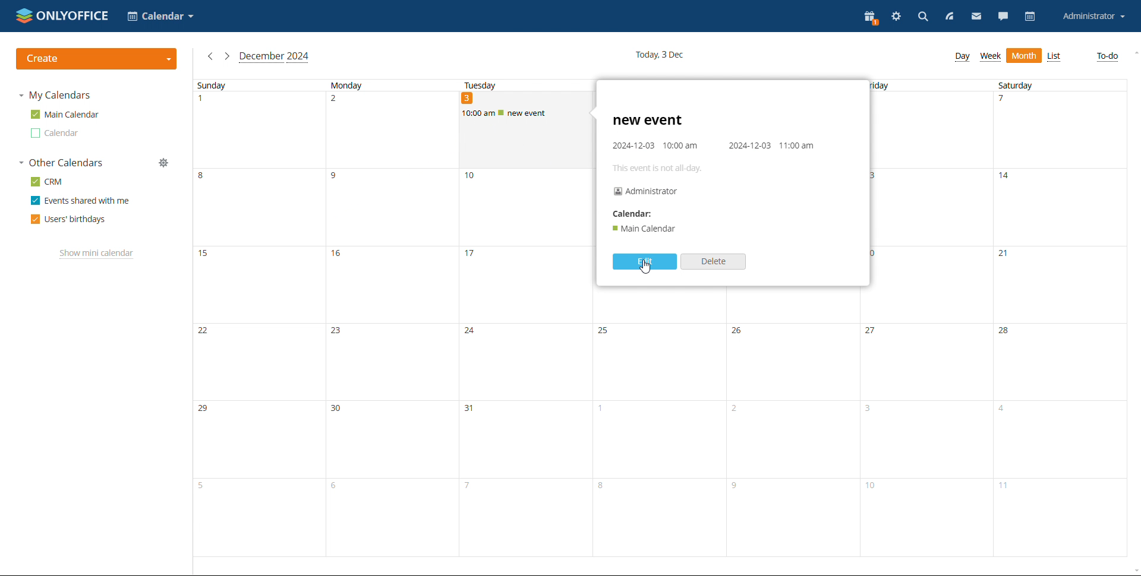 This screenshot has width=1141, height=576. I want to click on 2, so click(390, 131).